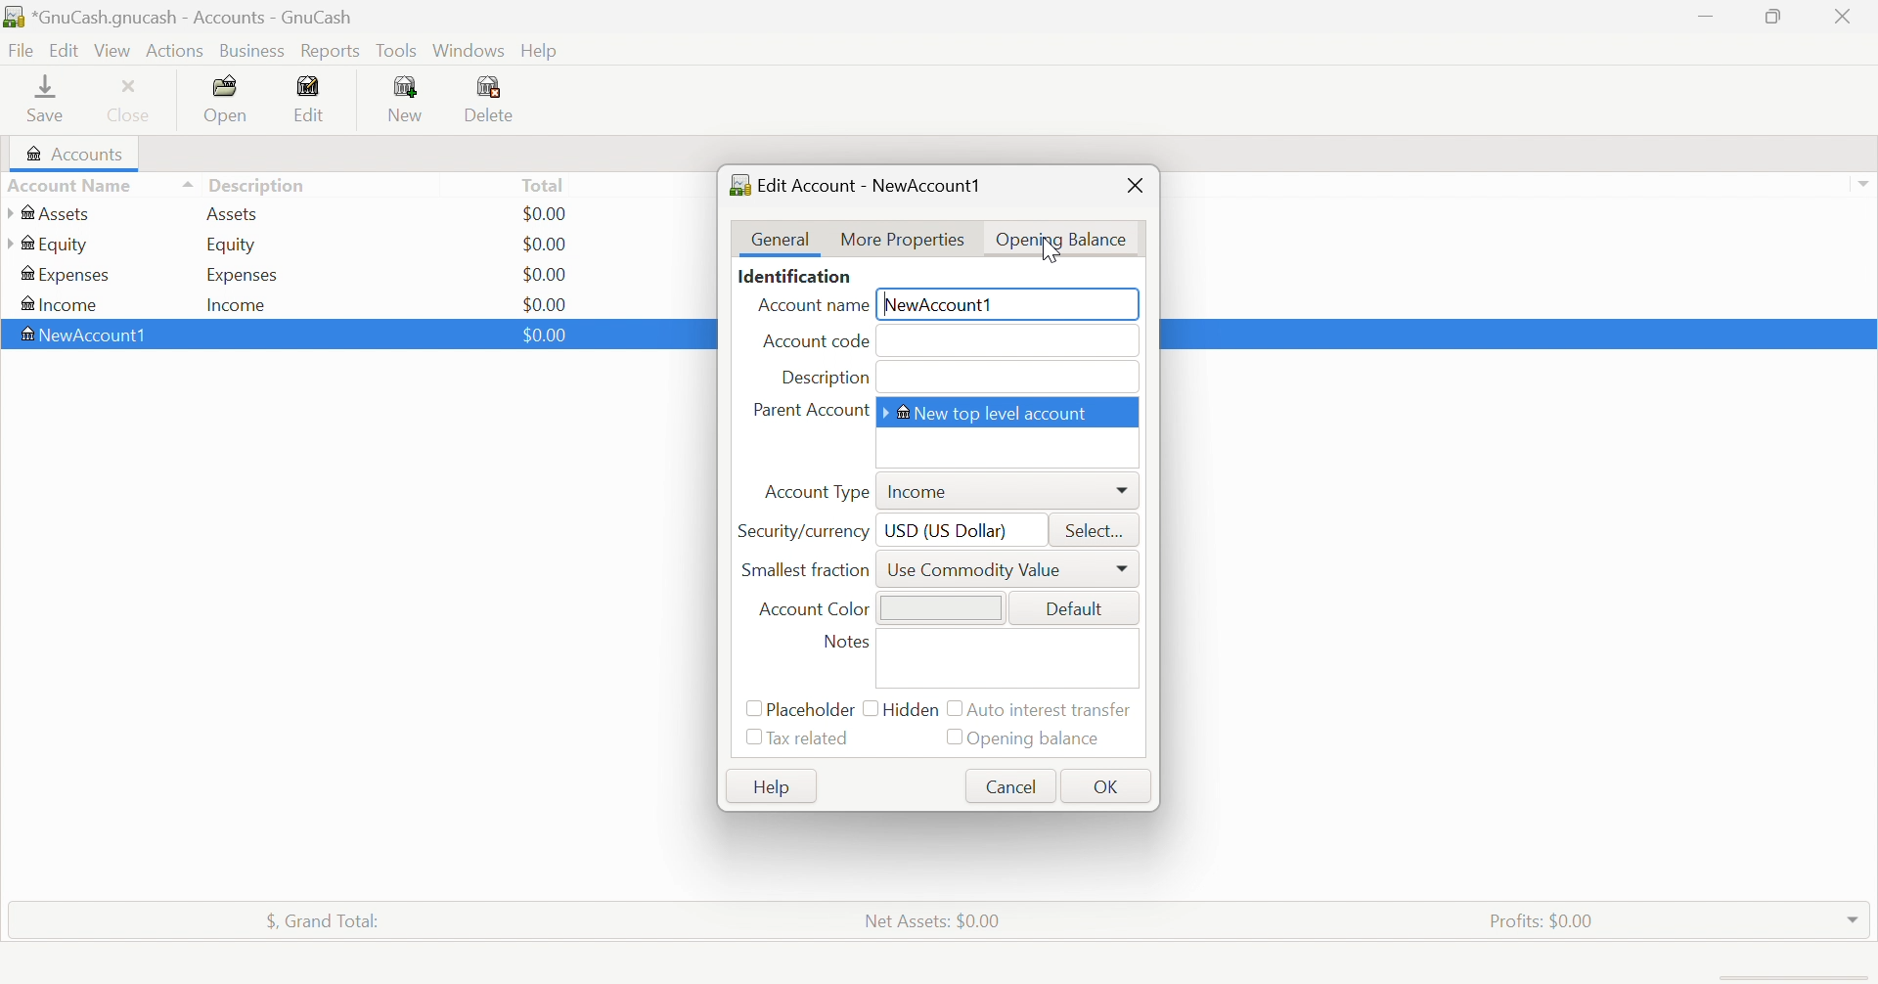 Image resolution: width=1878 pixels, height=984 pixels. I want to click on Windows, so click(468, 50).